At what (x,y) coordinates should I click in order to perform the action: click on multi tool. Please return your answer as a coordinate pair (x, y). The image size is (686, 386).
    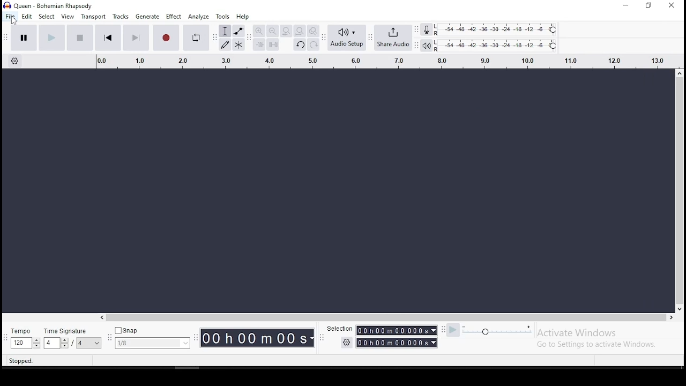
    Looking at the image, I should click on (239, 45).